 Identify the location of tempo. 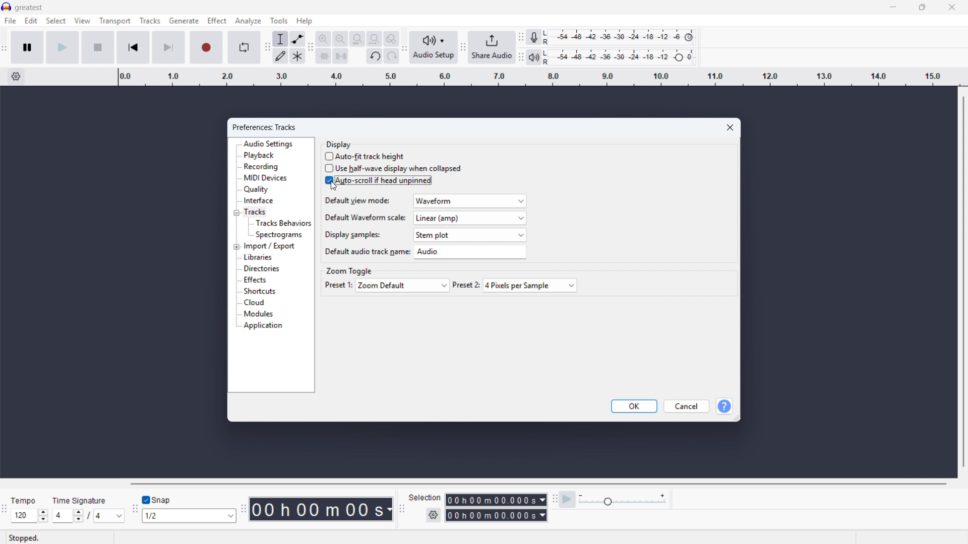
(24, 501).